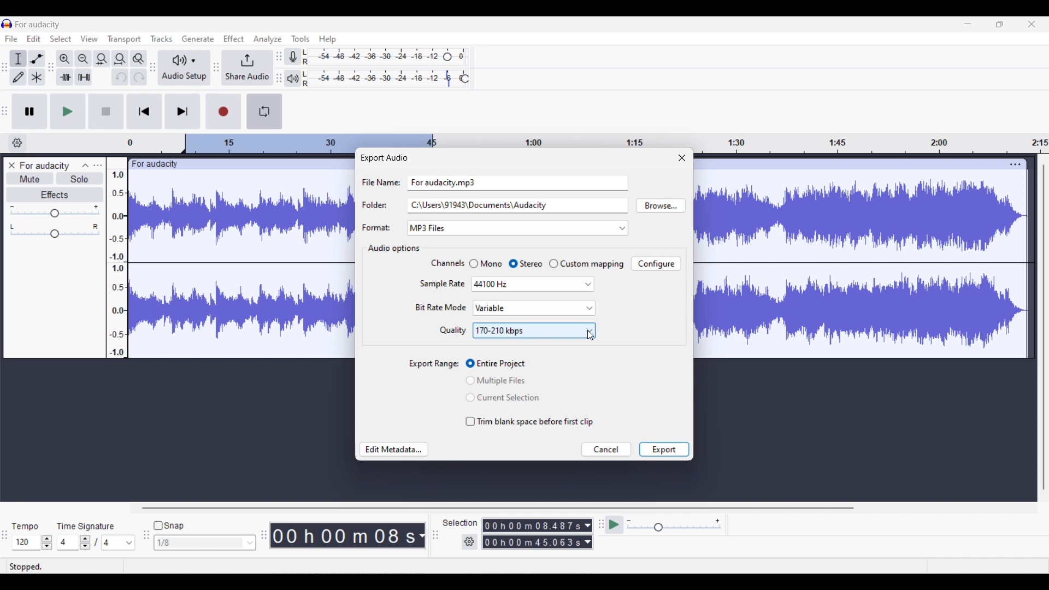 This screenshot has height=590, width=1049. Describe the element at coordinates (33, 39) in the screenshot. I see `Edit menu` at that location.